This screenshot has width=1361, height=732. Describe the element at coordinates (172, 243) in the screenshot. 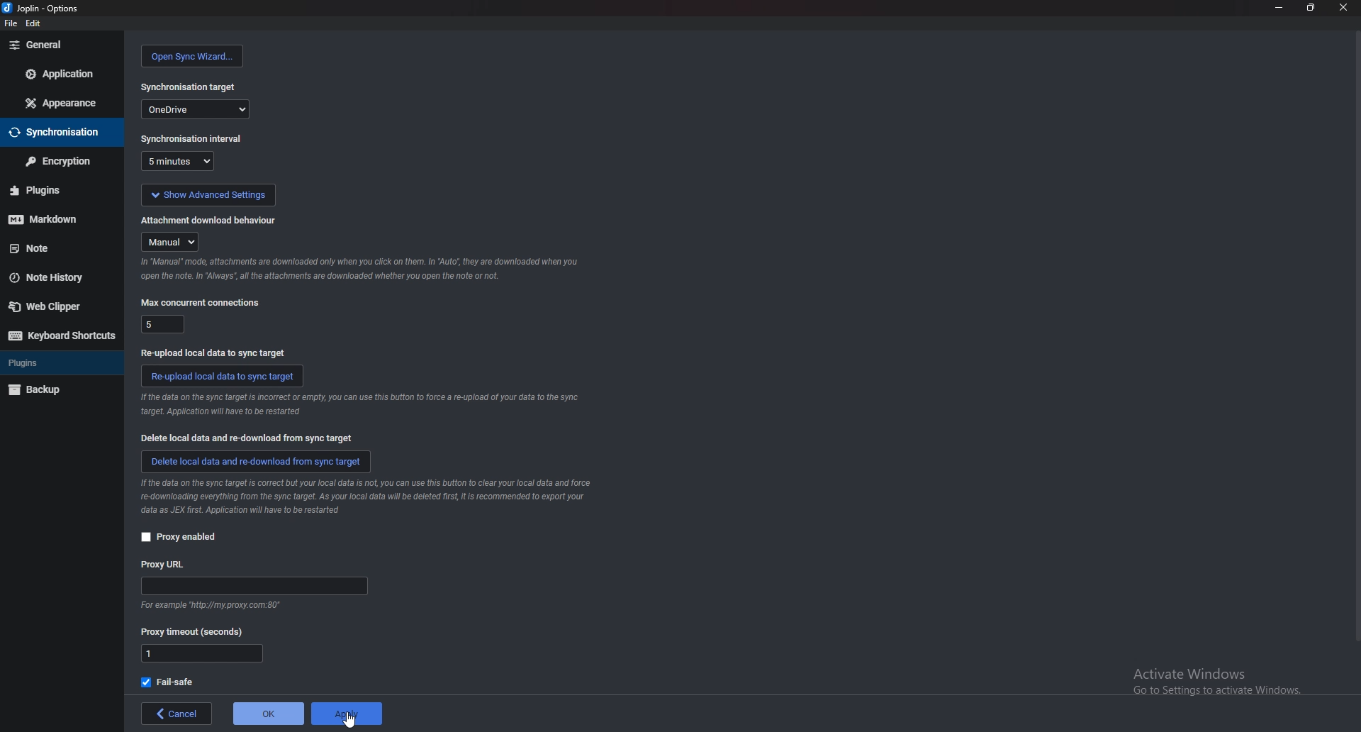

I see `always` at that location.